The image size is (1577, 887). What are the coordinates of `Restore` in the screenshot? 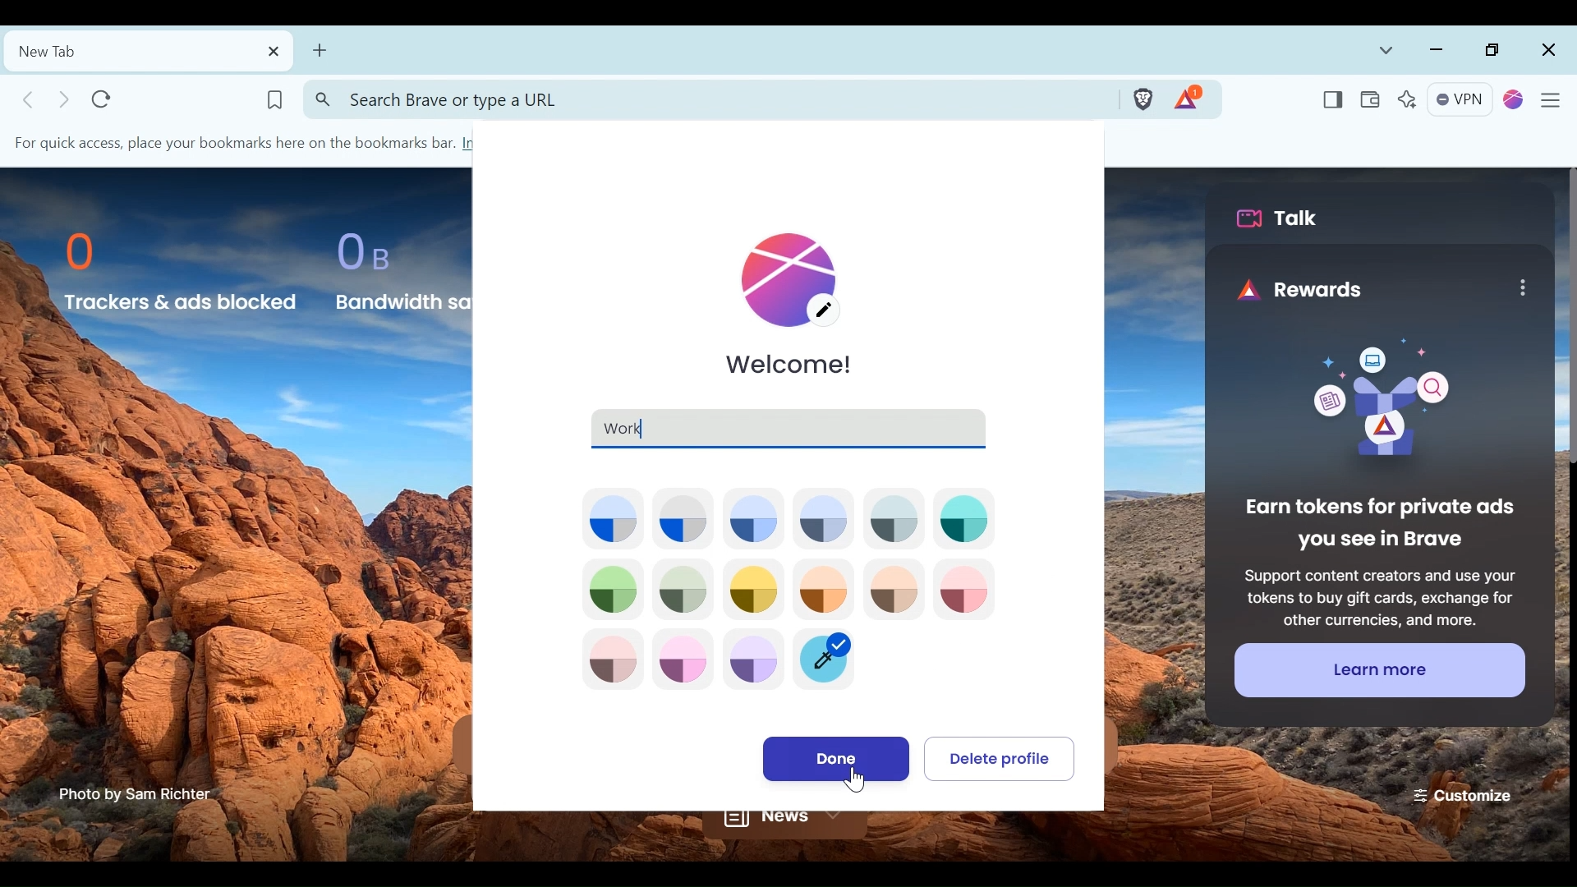 It's located at (1494, 51).